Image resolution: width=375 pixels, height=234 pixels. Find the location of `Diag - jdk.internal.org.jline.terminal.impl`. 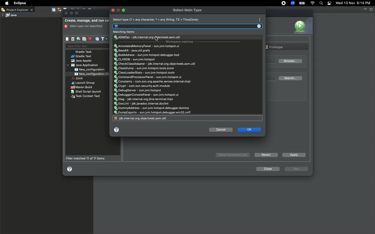

Diag - jdk.internal.org.jline.terminal.impl is located at coordinates (144, 99).